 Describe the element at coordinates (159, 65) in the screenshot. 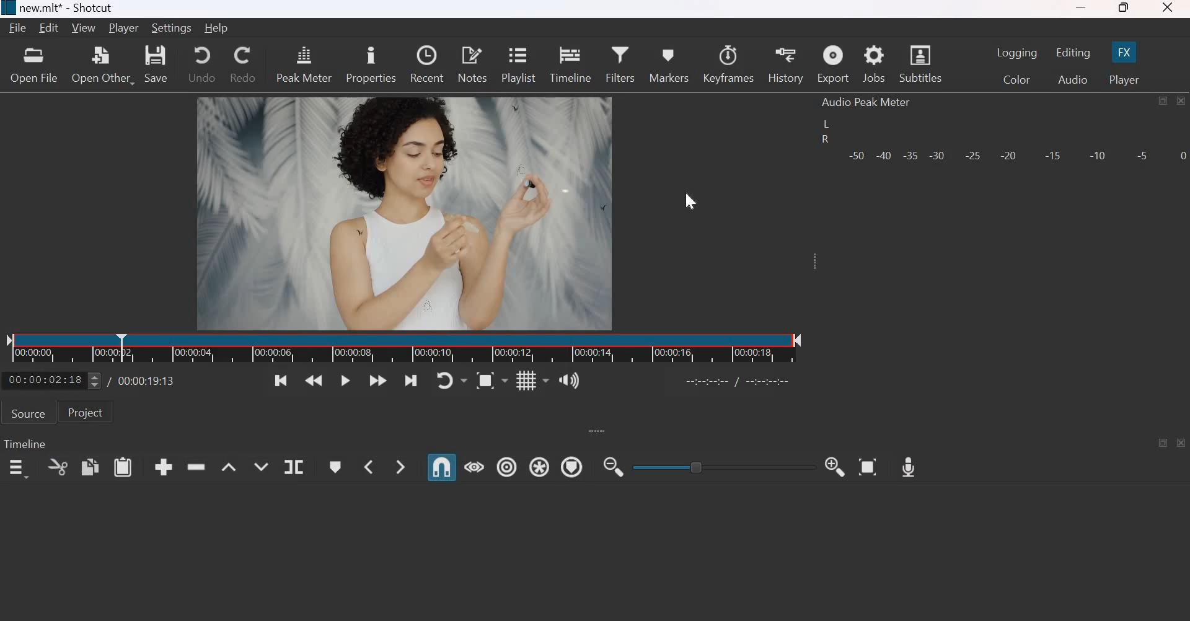

I see `save` at that location.